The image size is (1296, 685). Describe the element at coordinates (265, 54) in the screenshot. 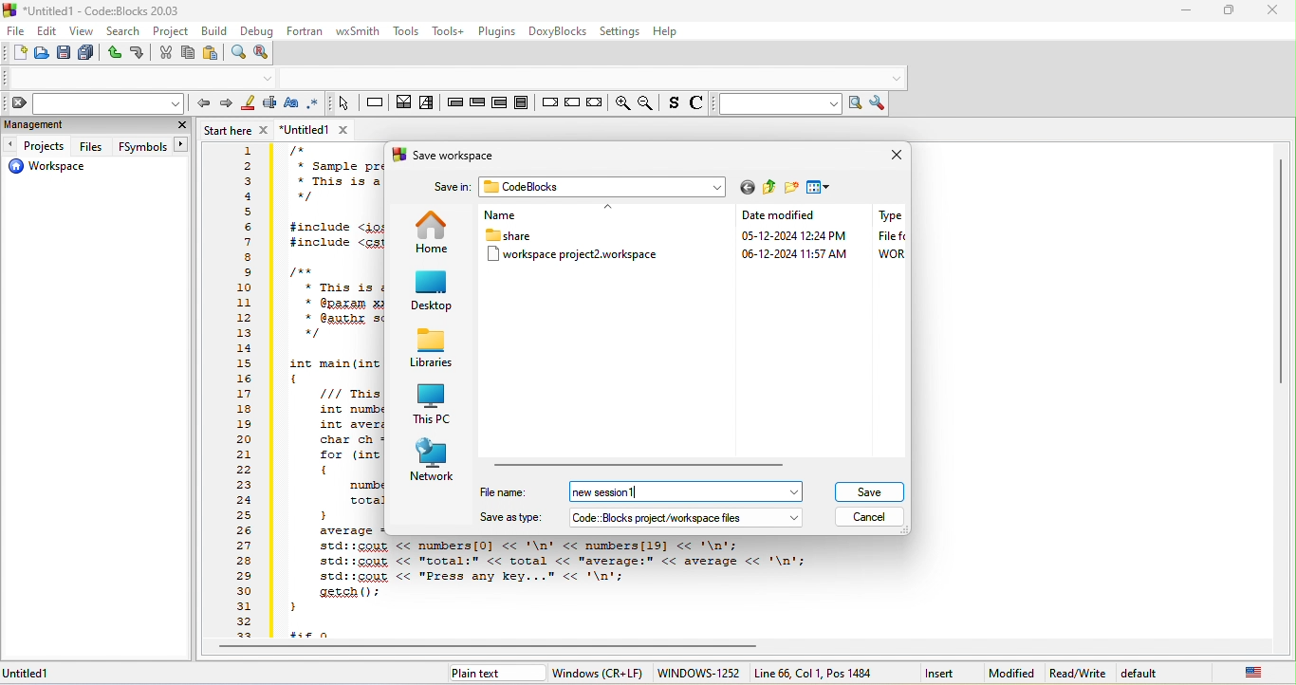

I see `replace` at that location.